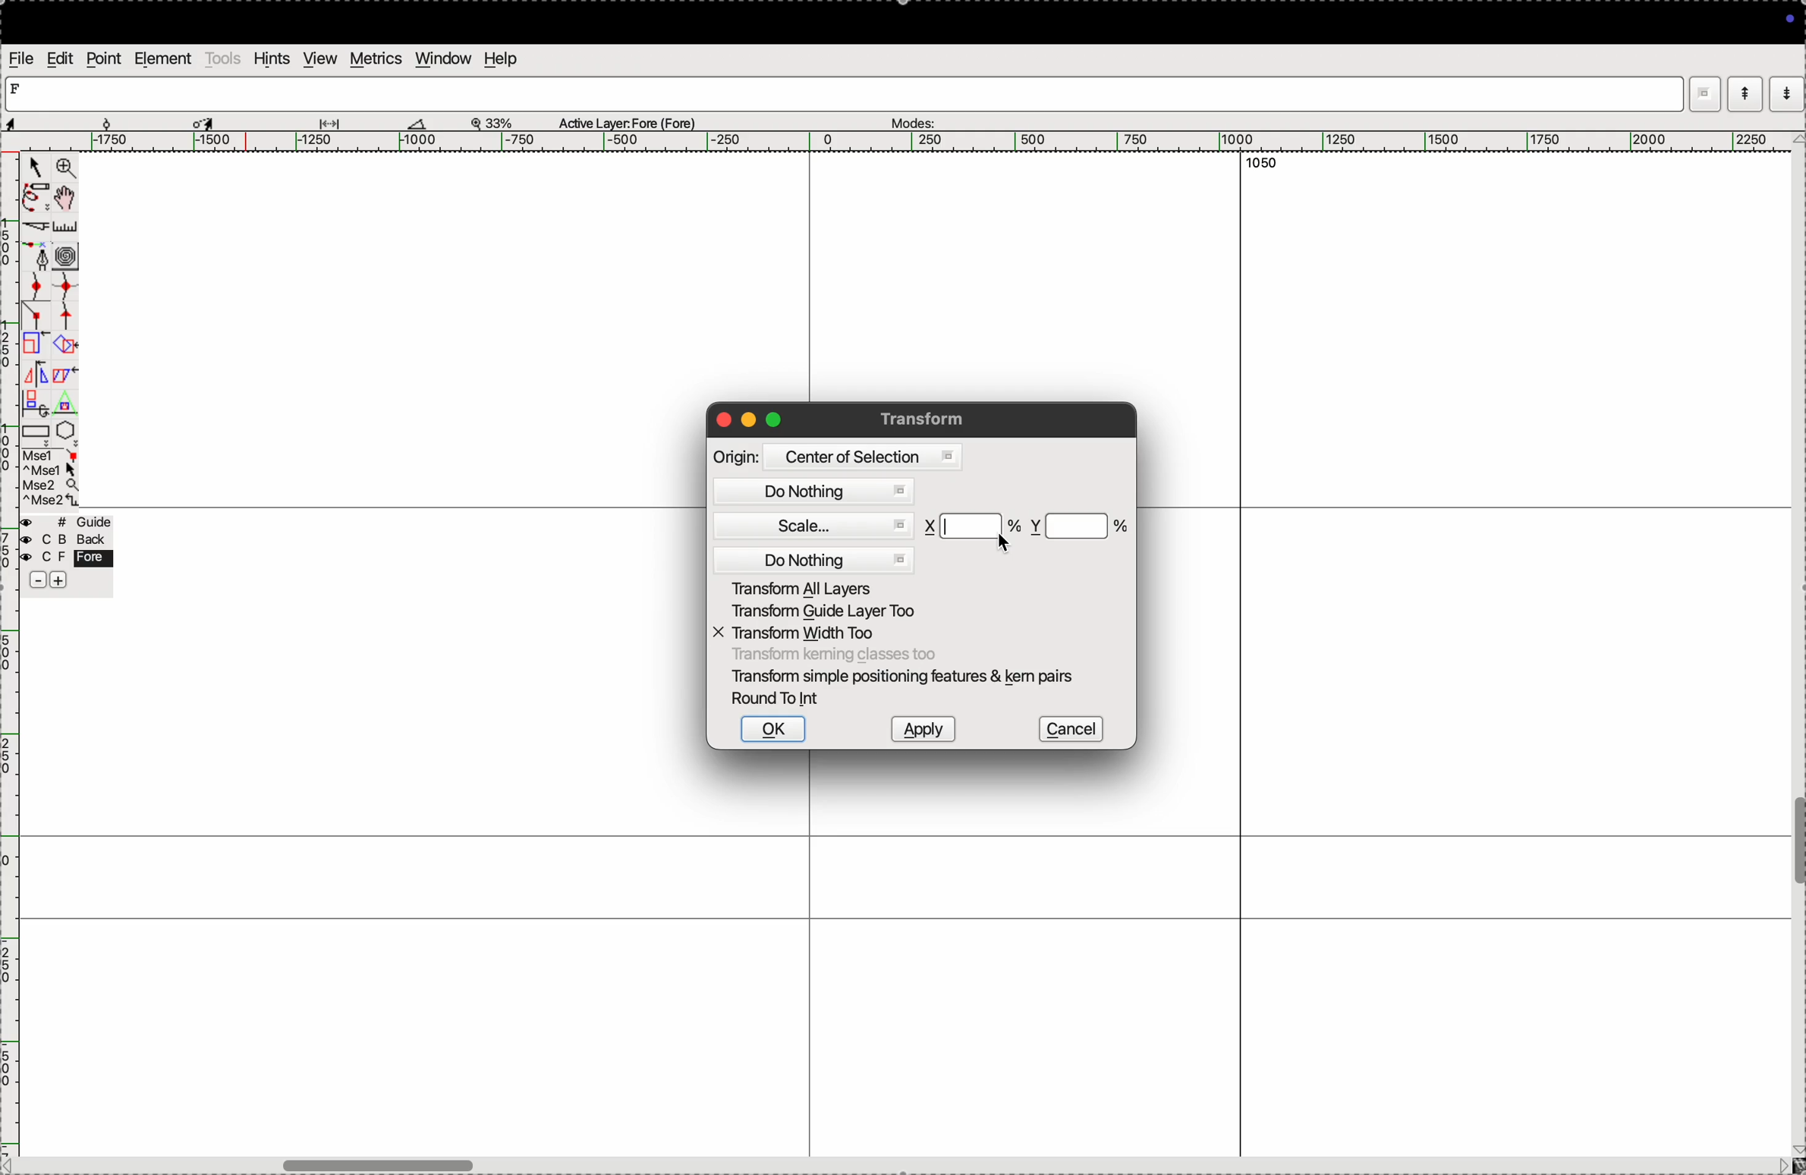 This screenshot has width=1806, height=1175. Describe the element at coordinates (907, 677) in the screenshot. I see `transform smple postioning features ` at that location.